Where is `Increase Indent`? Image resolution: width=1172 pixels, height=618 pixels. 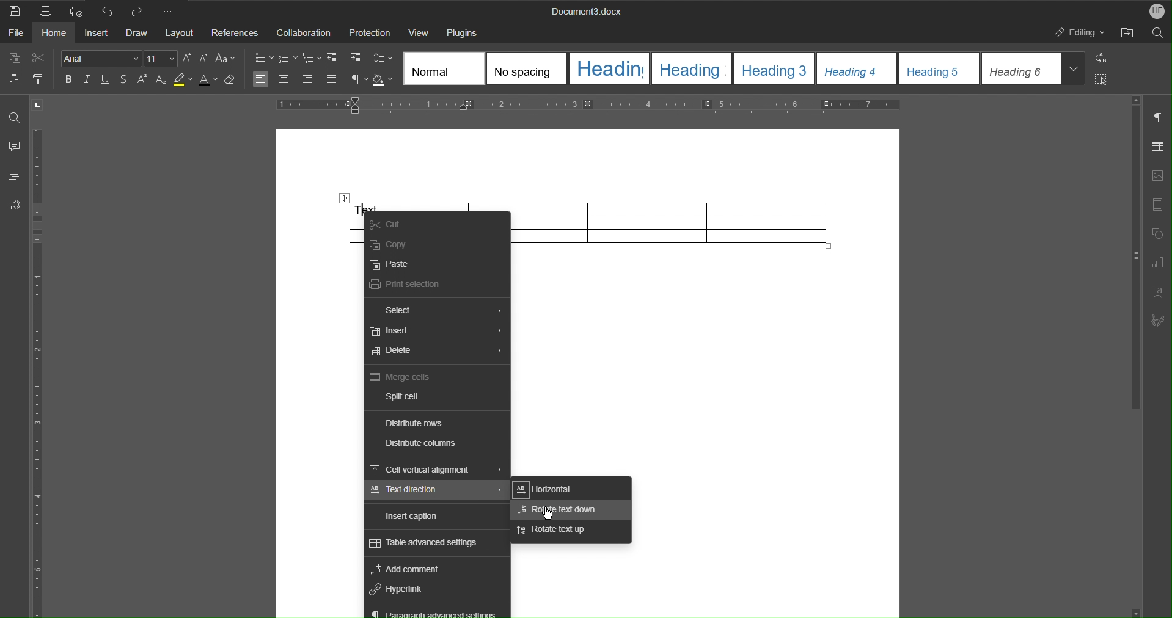
Increase Indent is located at coordinates (356, 59).